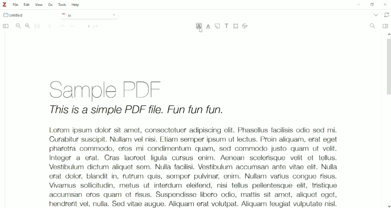  I want to click on Merge, so click(37, 26).